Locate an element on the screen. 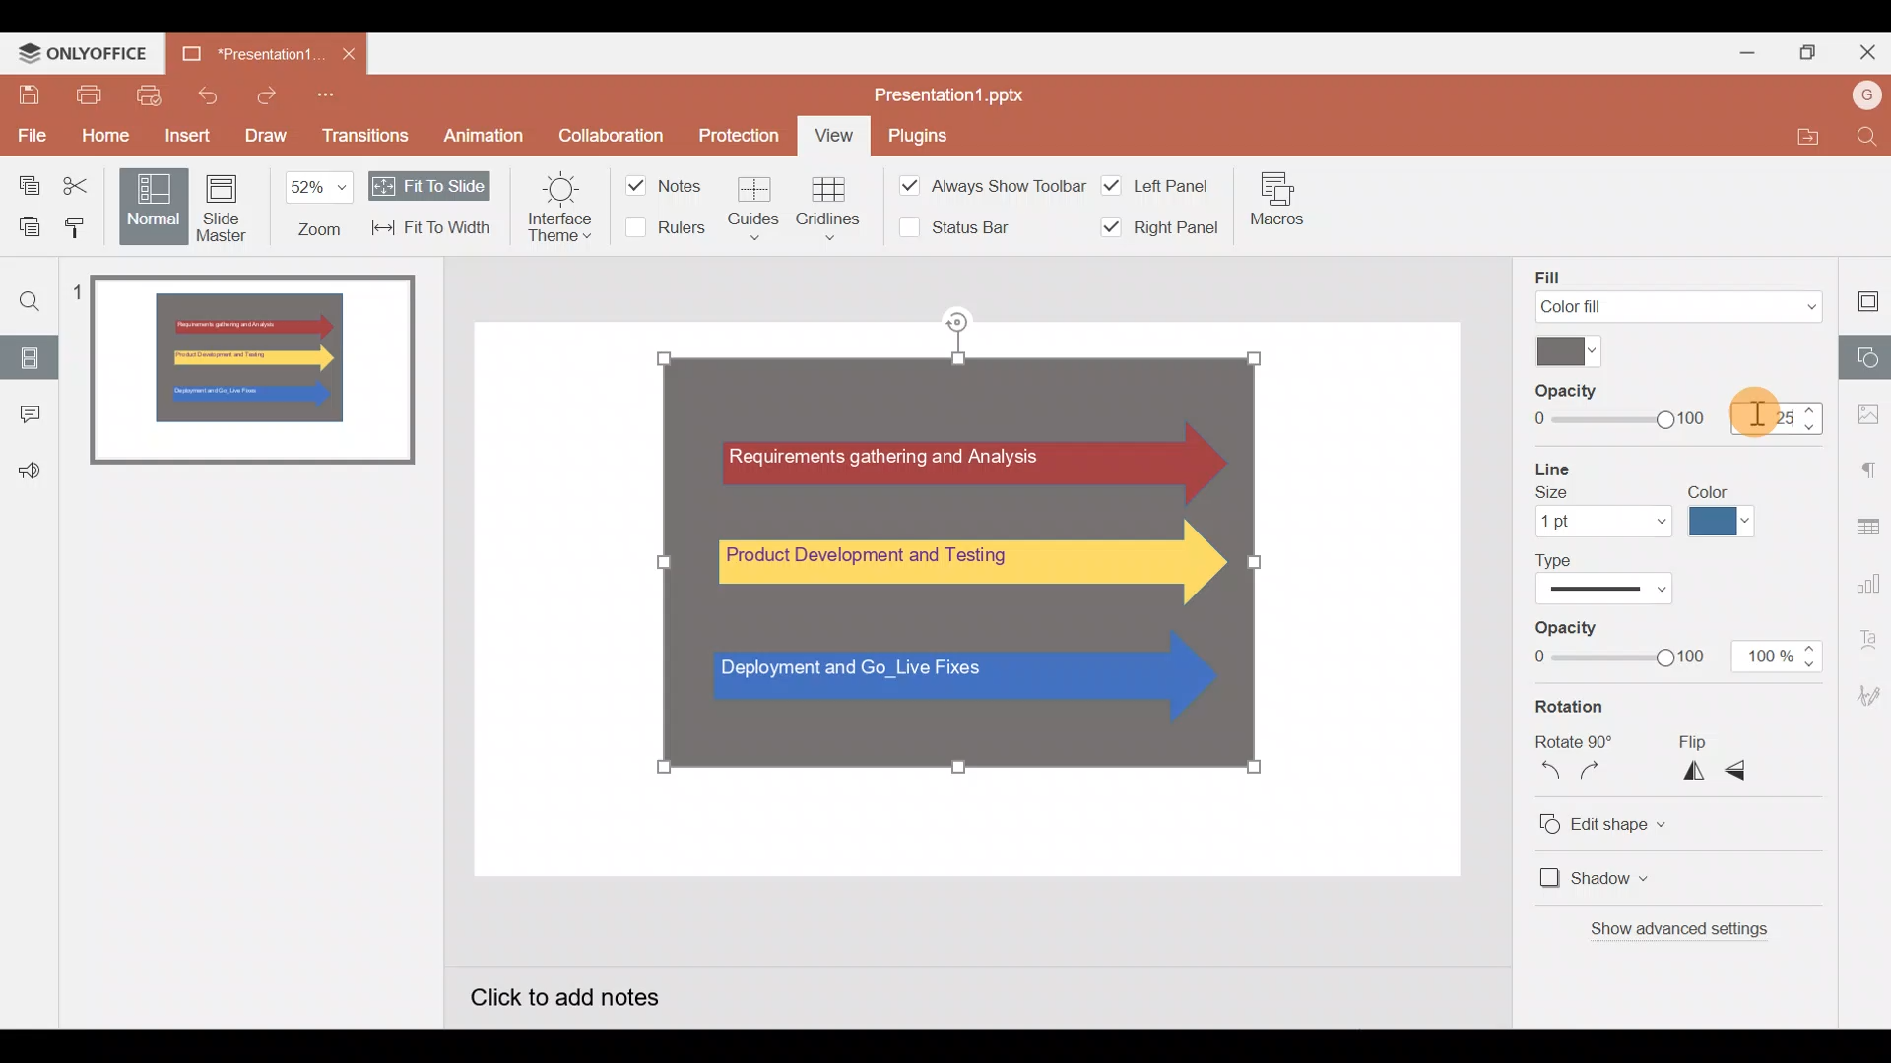  Paragraph settings is located at coordinates (1867, 465).